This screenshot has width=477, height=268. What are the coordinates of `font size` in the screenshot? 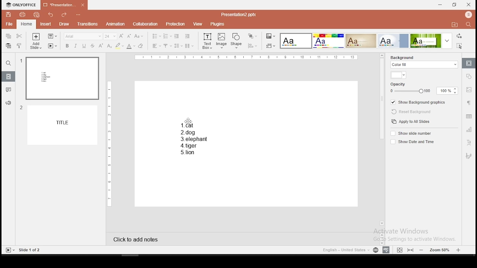 It's located at (110, 36).